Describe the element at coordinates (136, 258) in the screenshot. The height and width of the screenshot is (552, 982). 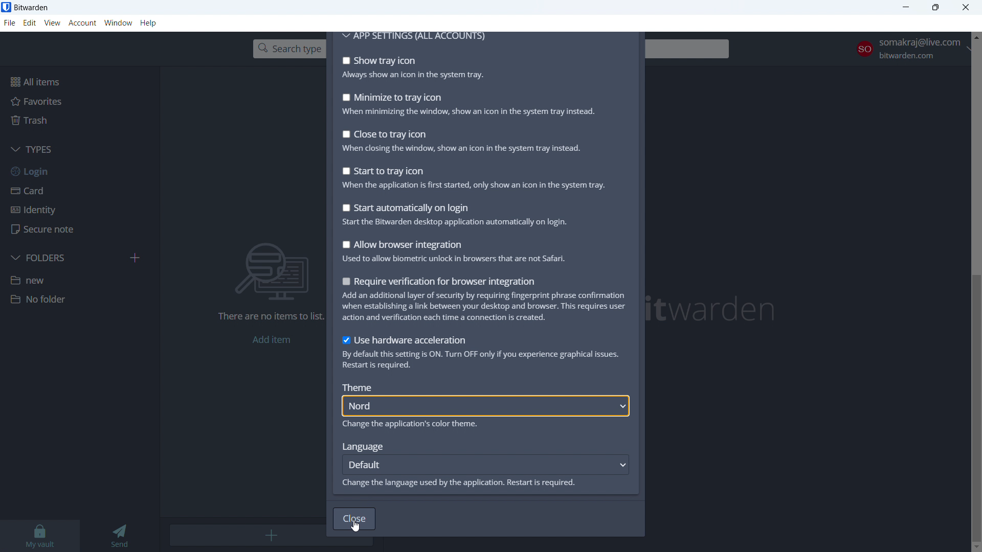
I see `add folder` at that location.